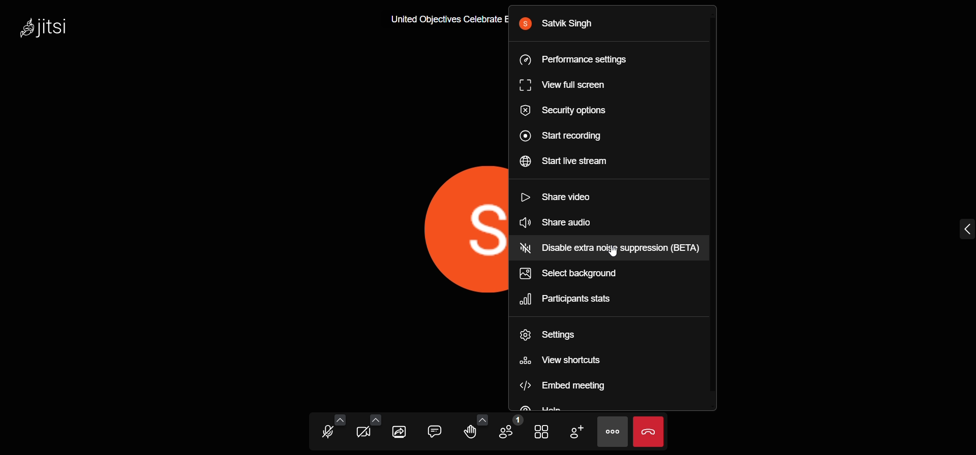 The image size is (976, 455). I want to click on more, so click(611, 433).